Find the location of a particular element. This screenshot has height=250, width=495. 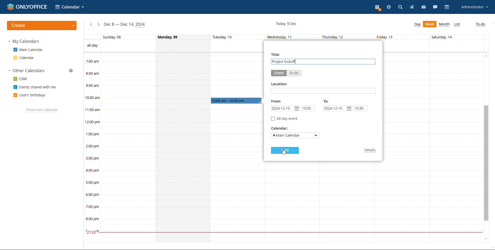

timeline is located at coordinates (91, 147).